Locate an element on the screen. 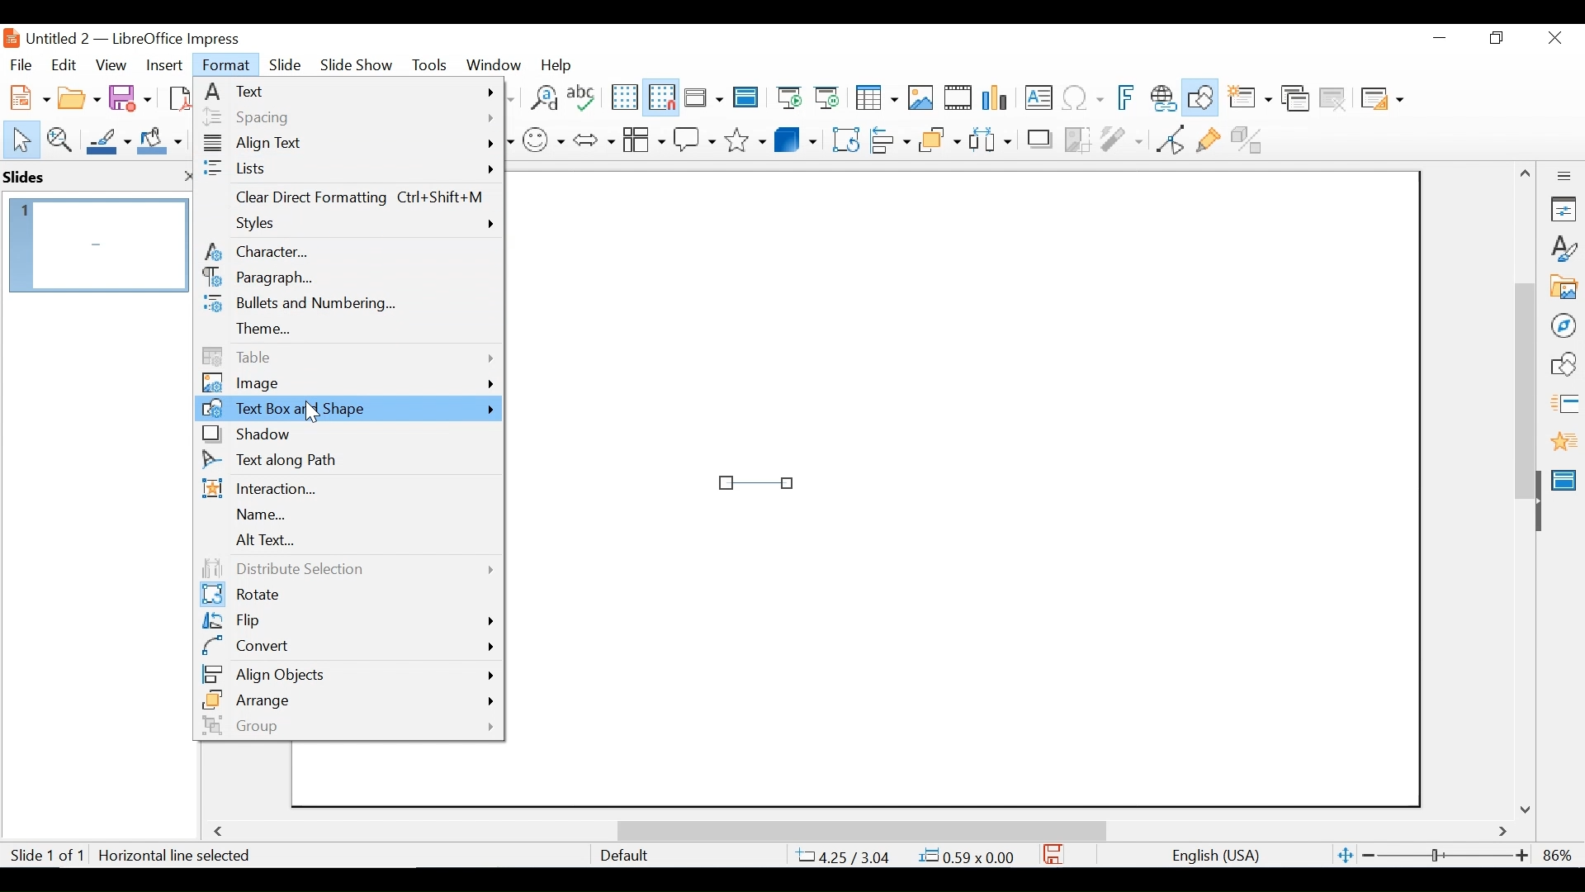 The height and width of the screenshot is (892, 1585). Scroll Right is located at coordinates (1503, 833).